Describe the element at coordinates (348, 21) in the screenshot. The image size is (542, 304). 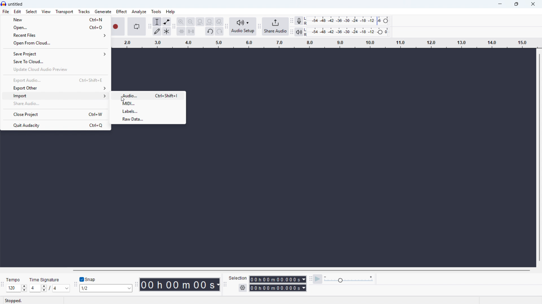
I see `Recording level ` at that location.